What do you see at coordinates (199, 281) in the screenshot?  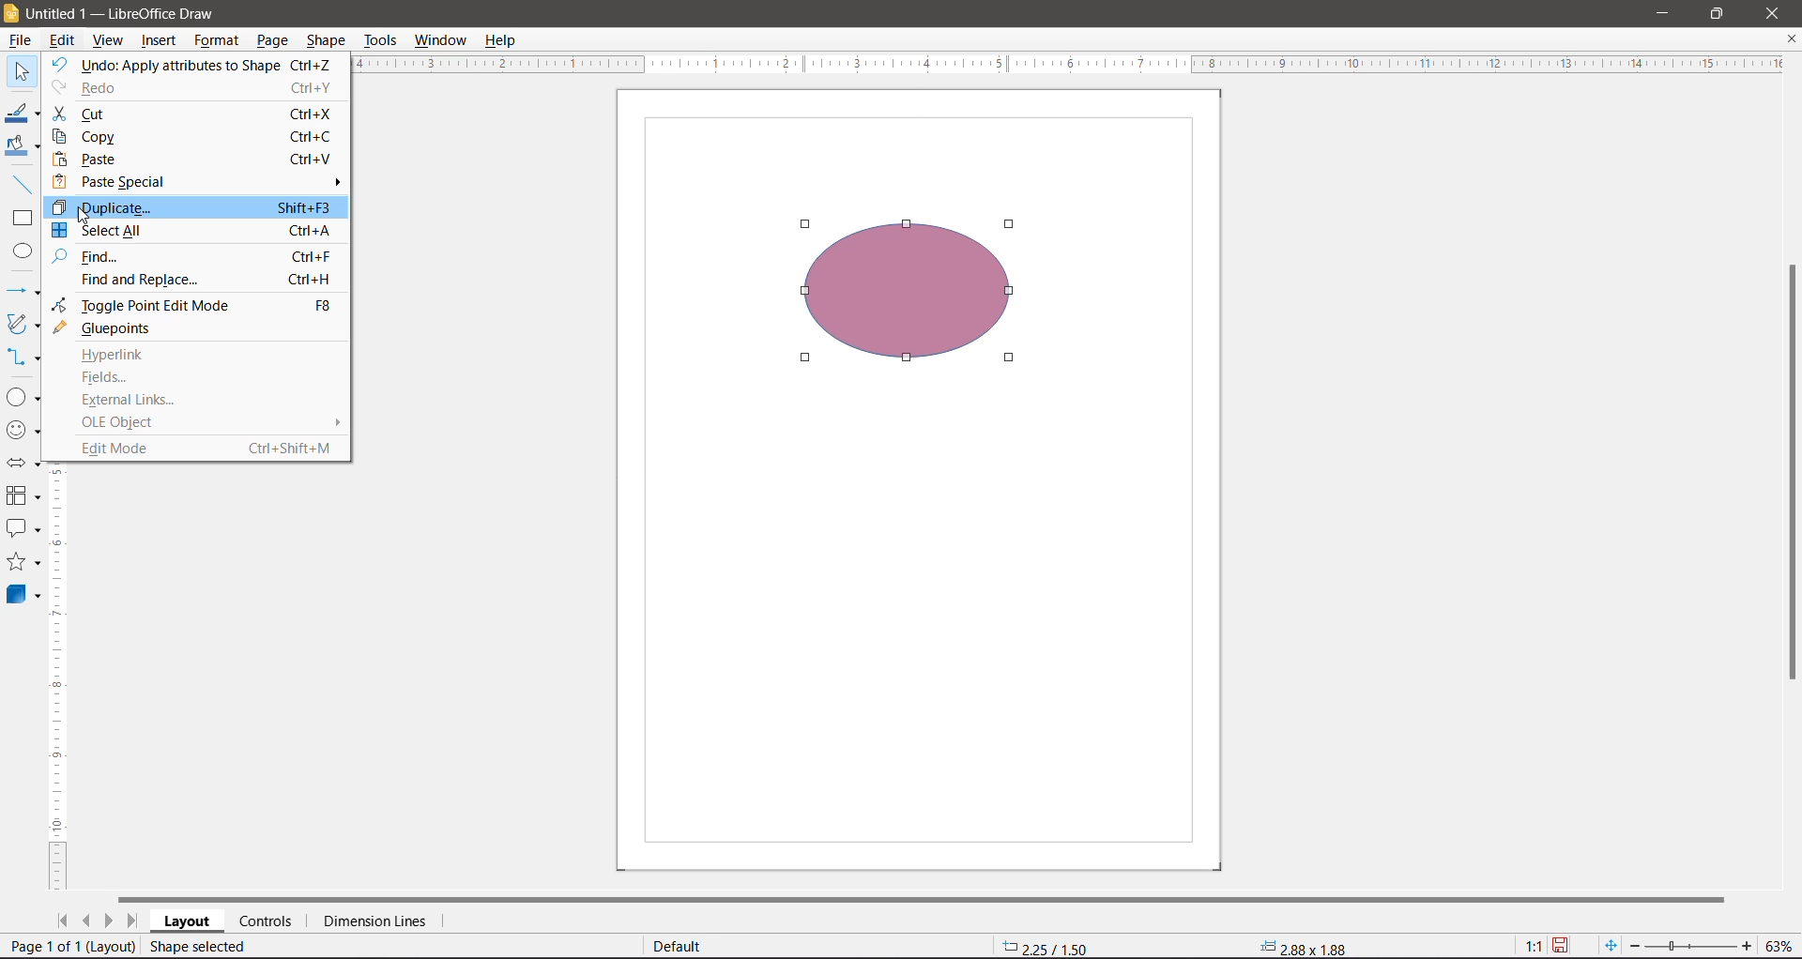 I see `Find and Replace` at bounding box center [199, 281].